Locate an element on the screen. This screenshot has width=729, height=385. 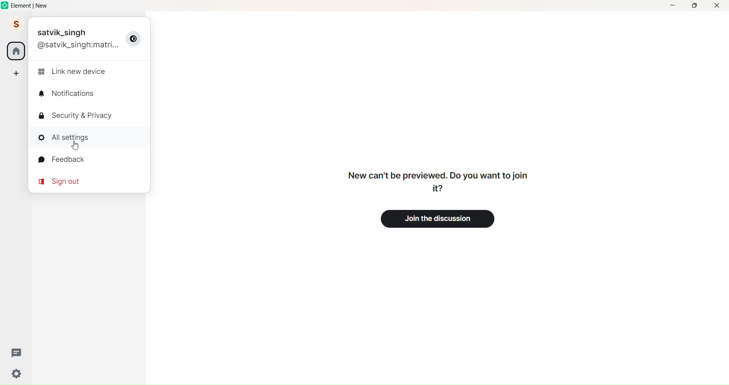
Logo is located at coordinates (5, 6).